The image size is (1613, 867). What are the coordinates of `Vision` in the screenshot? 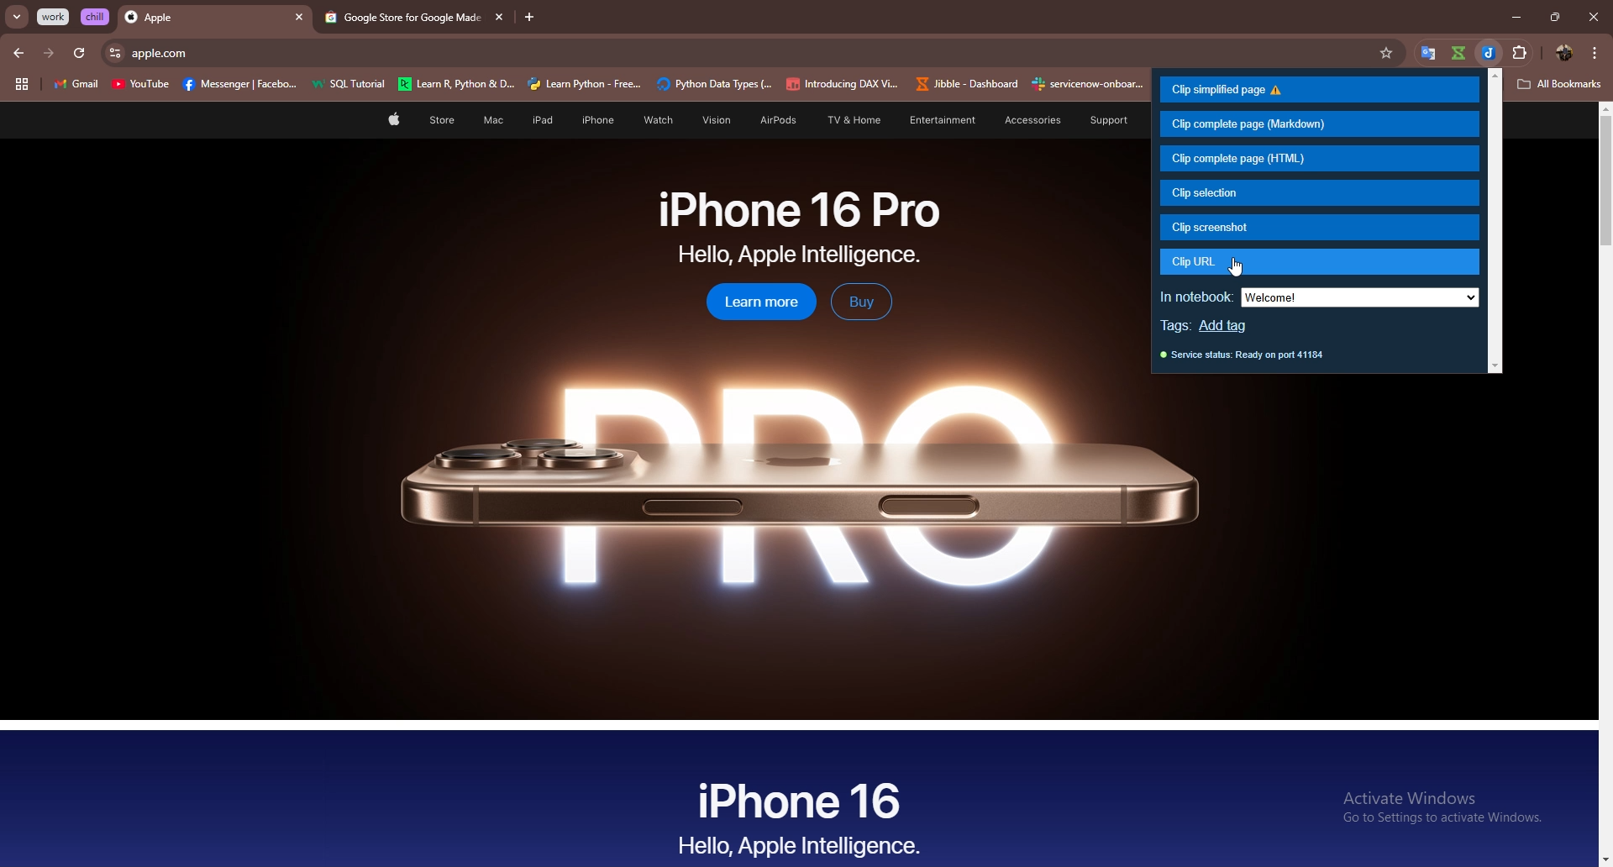 It's located at (711, 120).